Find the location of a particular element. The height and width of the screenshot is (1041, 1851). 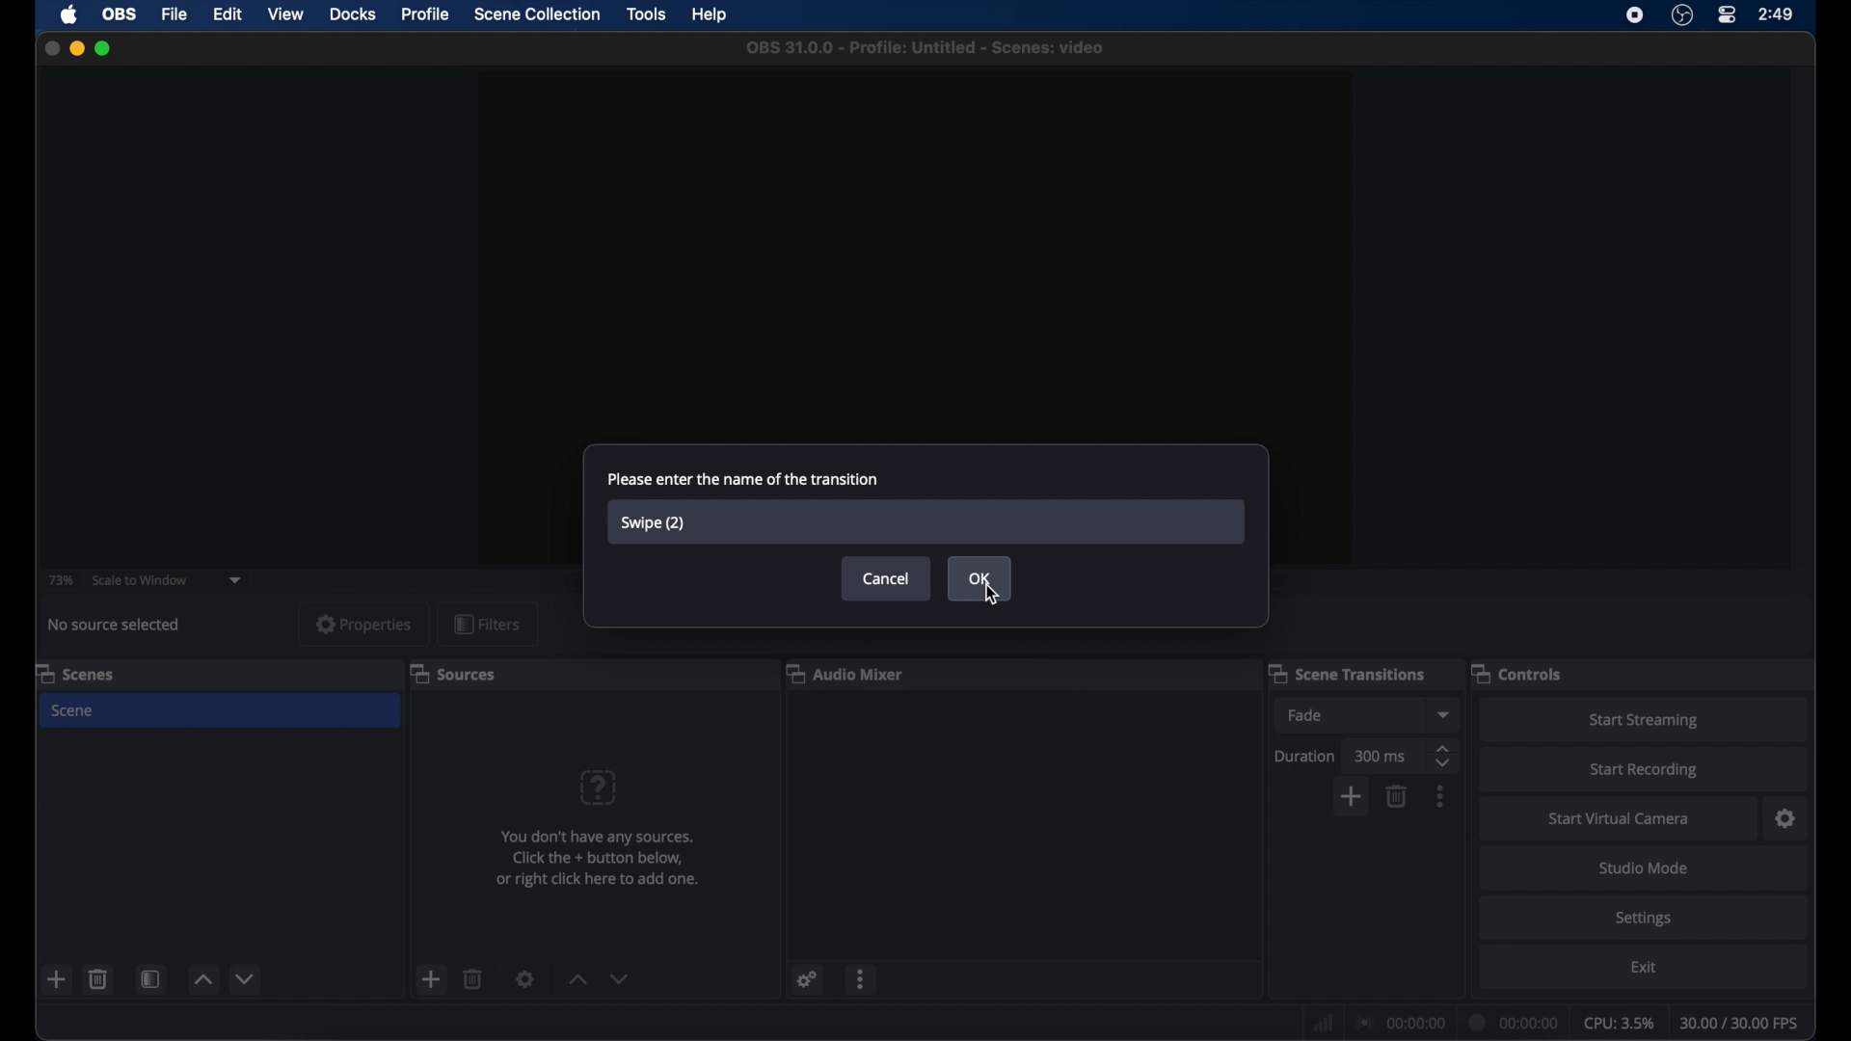

scene collection is located at coordinates (536, 14).